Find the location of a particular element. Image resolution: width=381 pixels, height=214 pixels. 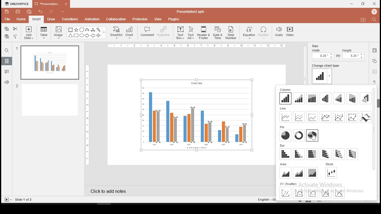

line 5 is located at coordinates (339, 117).